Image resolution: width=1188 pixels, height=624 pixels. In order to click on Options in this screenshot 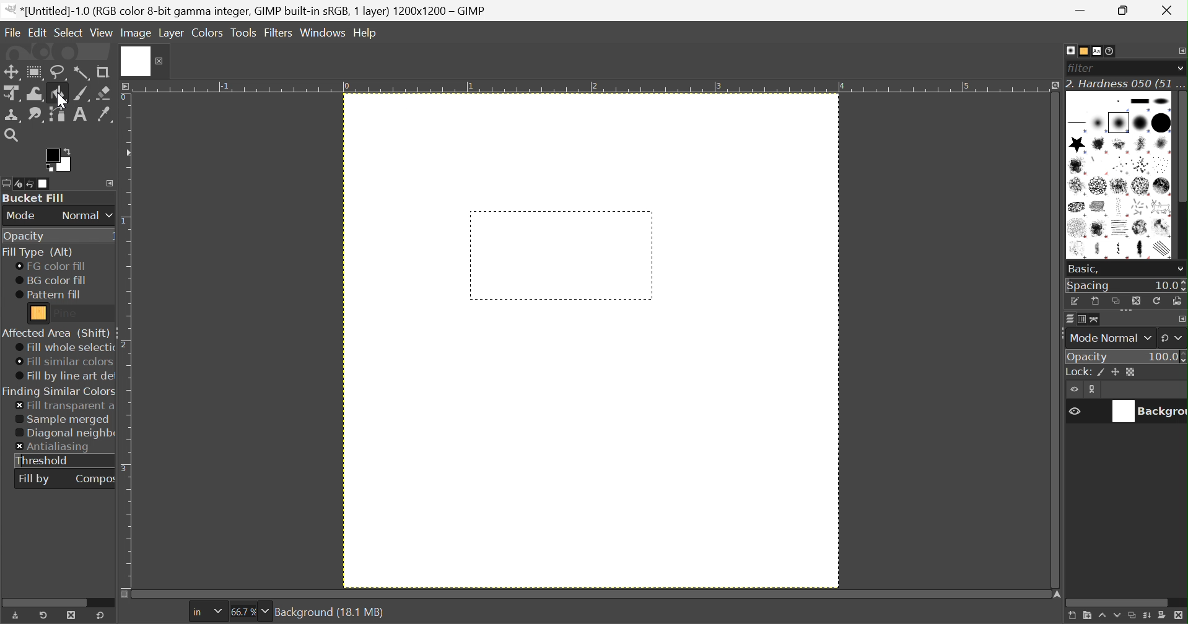, I will do `click(1179, 271)`.